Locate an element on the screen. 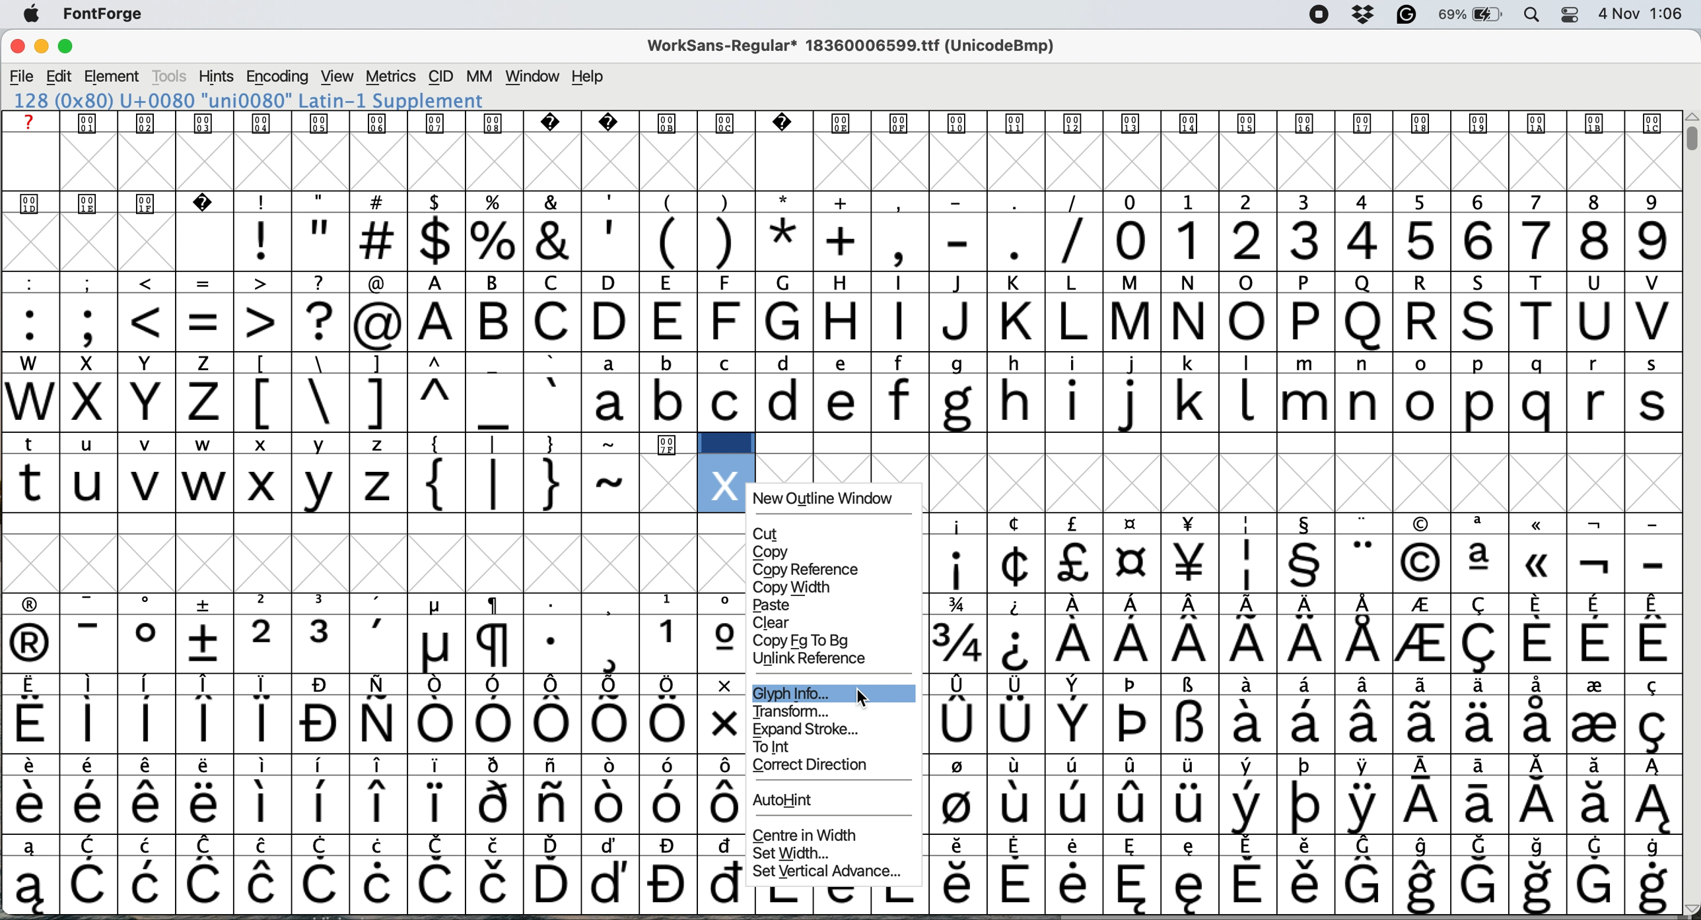  maximise is located at coordinates (73, 49).